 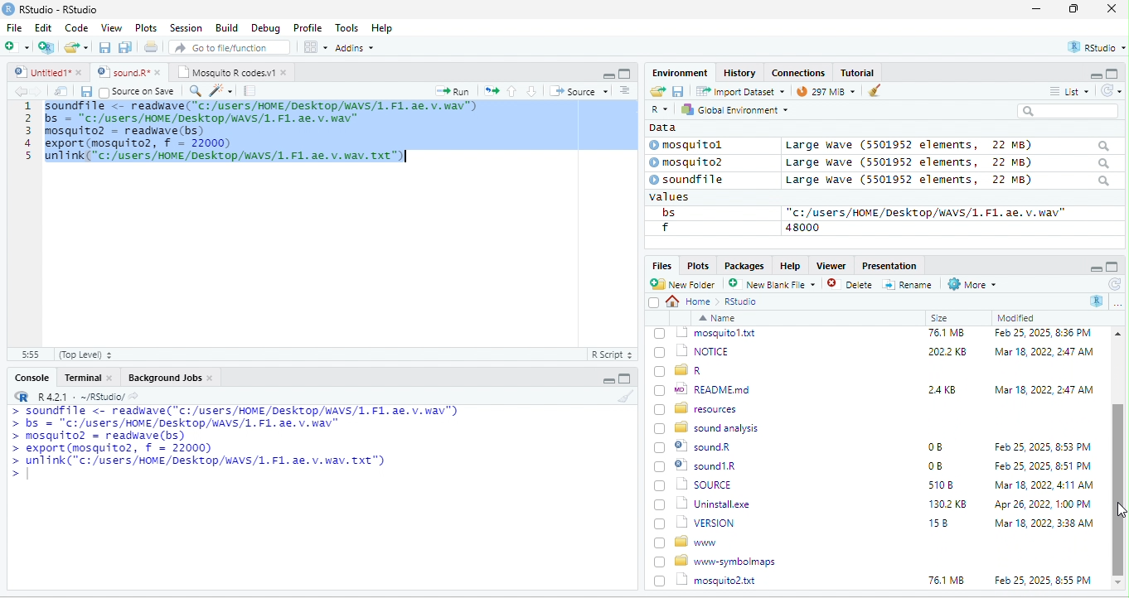 I want to click on Files, so click(x=659, y=265).